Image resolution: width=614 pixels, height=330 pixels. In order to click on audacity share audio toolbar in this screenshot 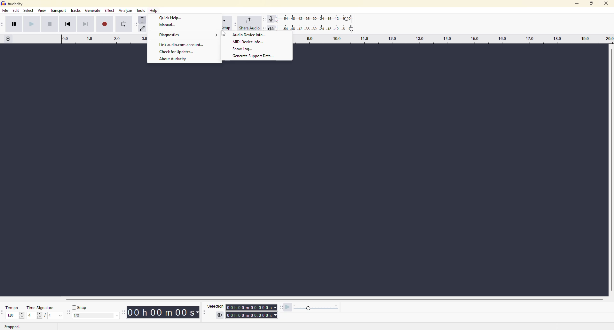, I will do `click(235, 22)`.